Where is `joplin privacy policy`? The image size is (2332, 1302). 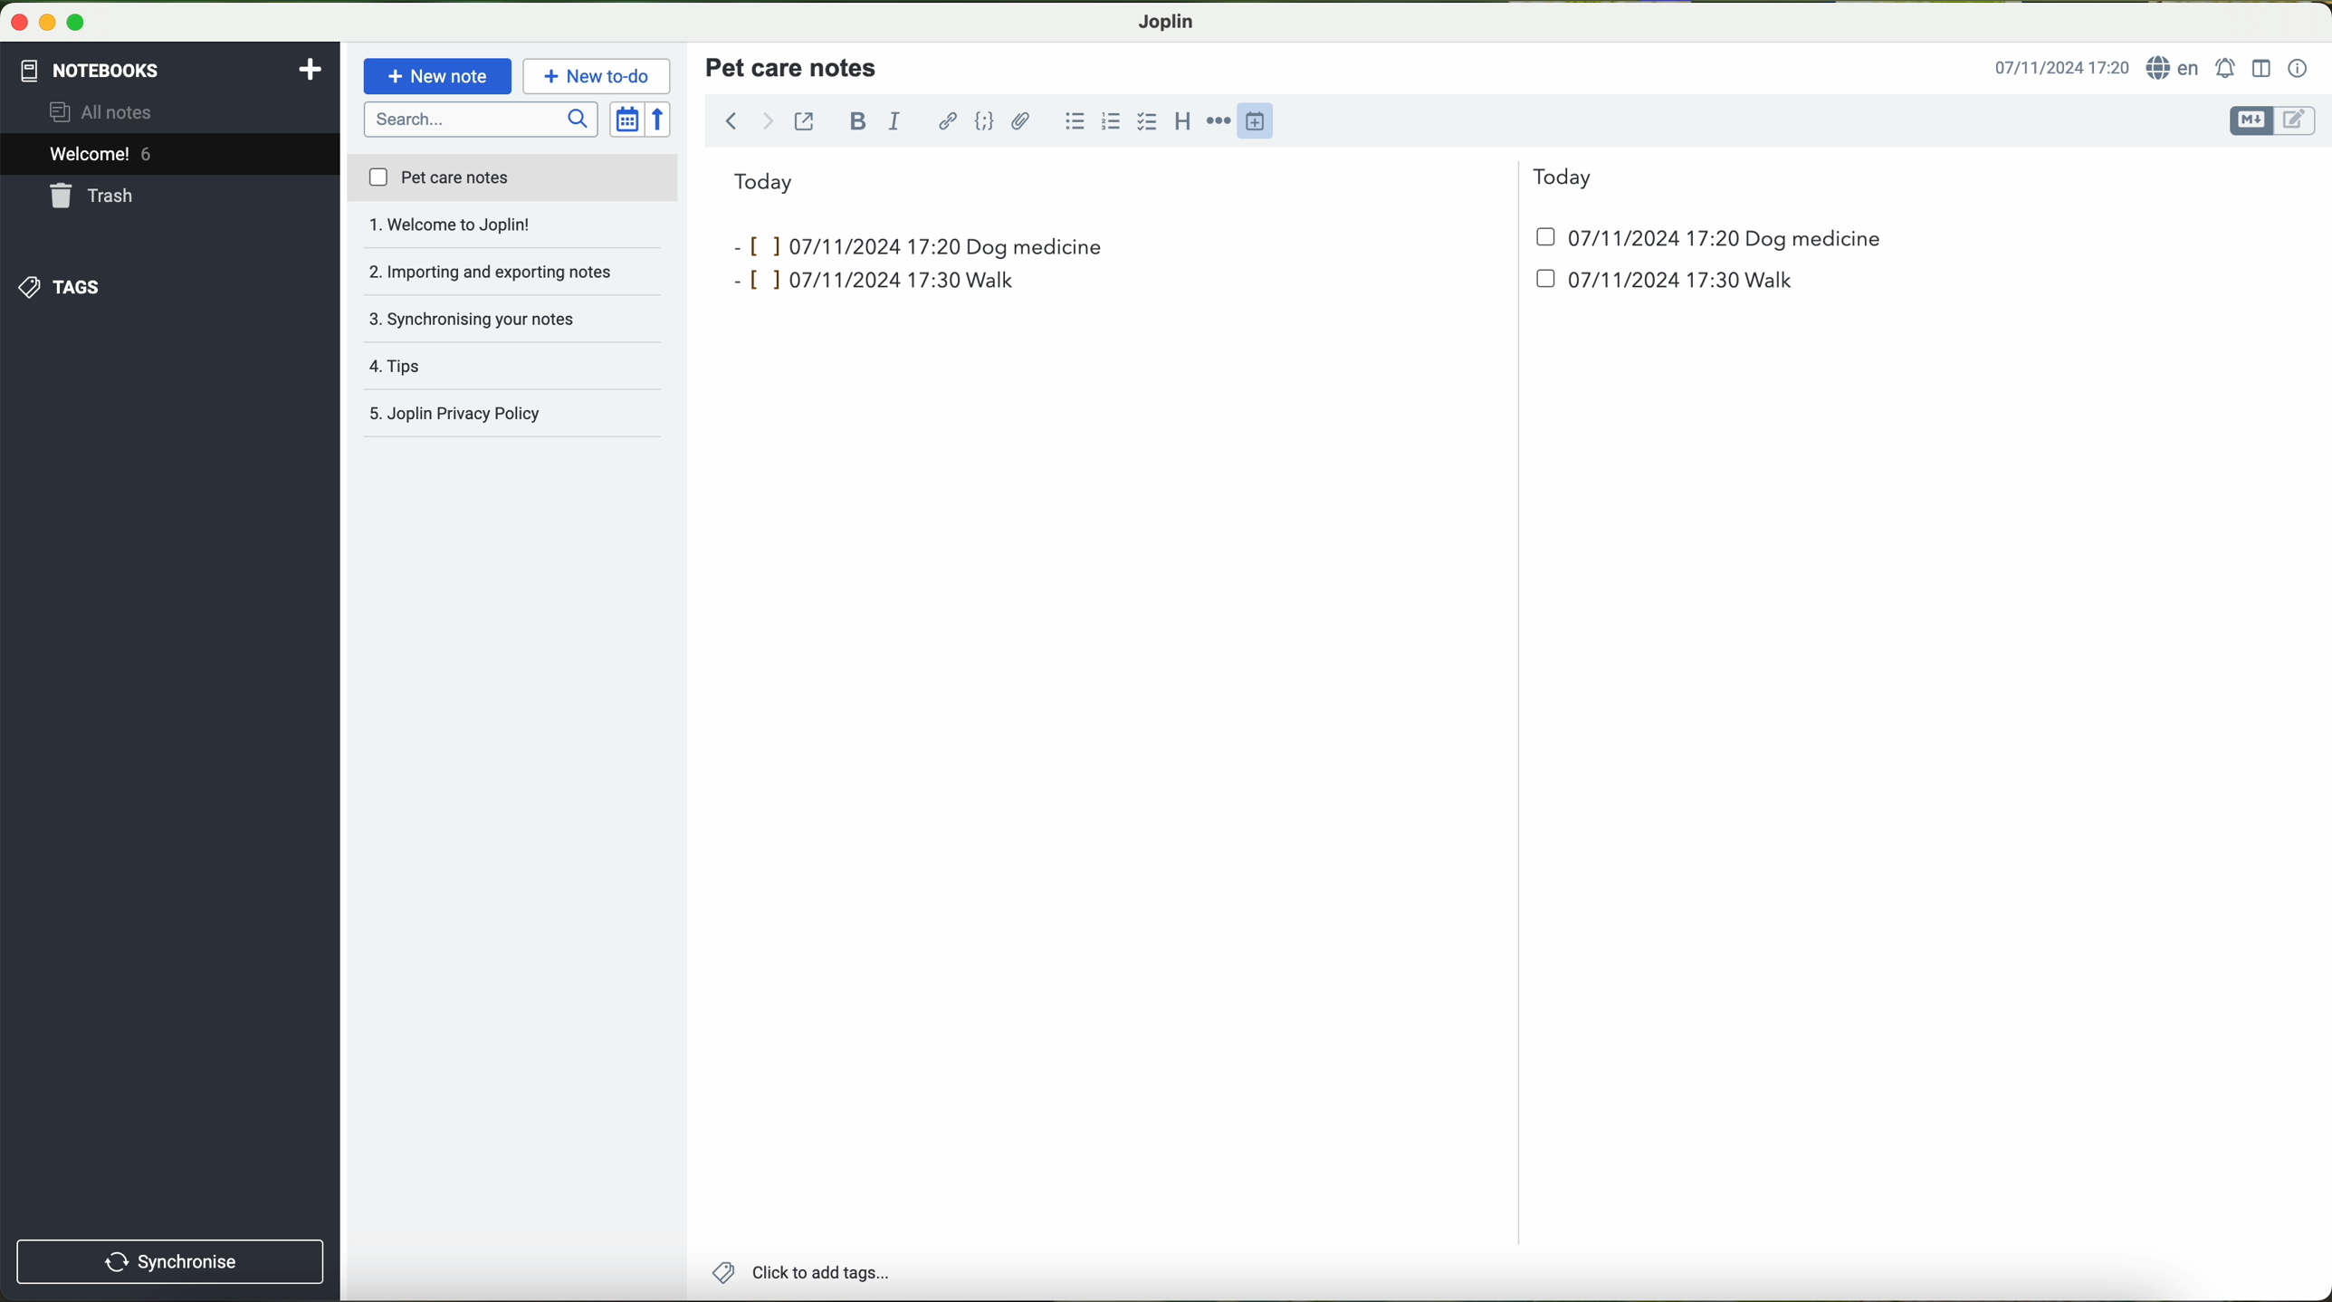 joplin privacy policy is located at coordinates (503, 416).